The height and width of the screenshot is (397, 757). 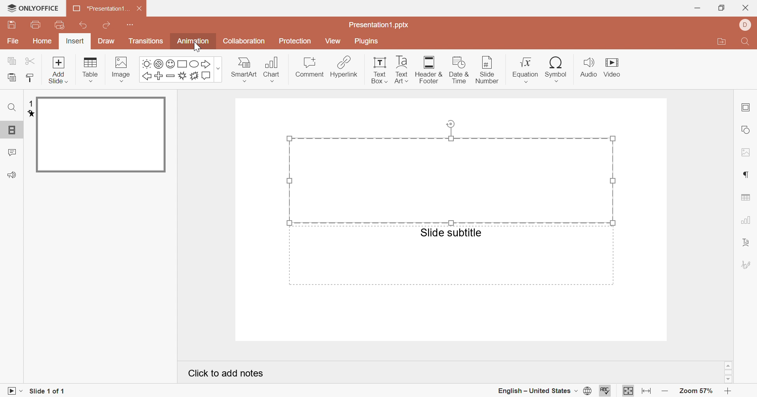 What do you see at coordinates (245, 41) in the screenshot?
I see `collaboration` at bounding box center [245, 41].